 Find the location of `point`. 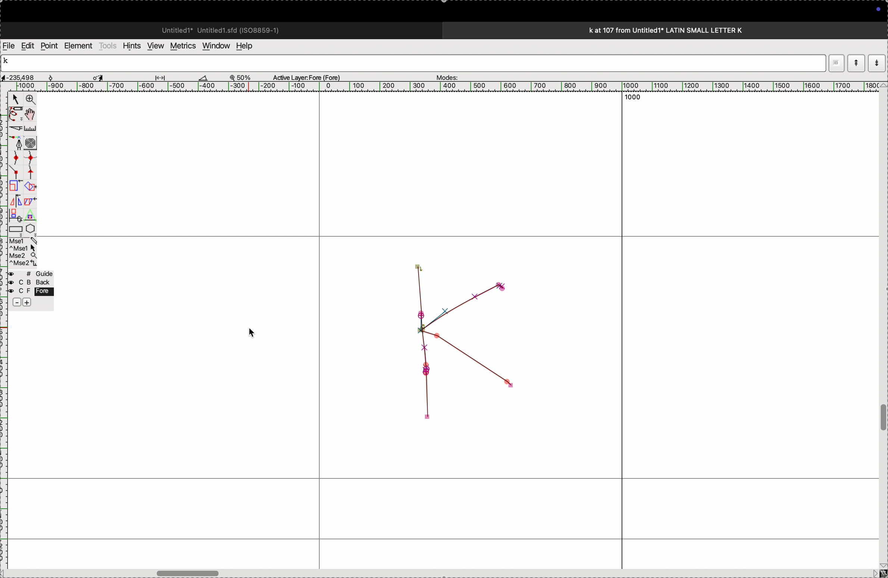

point is located at coordinates (49, 46).